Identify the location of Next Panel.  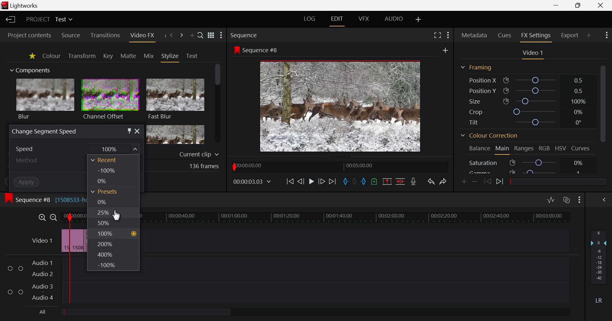
(180, 35).